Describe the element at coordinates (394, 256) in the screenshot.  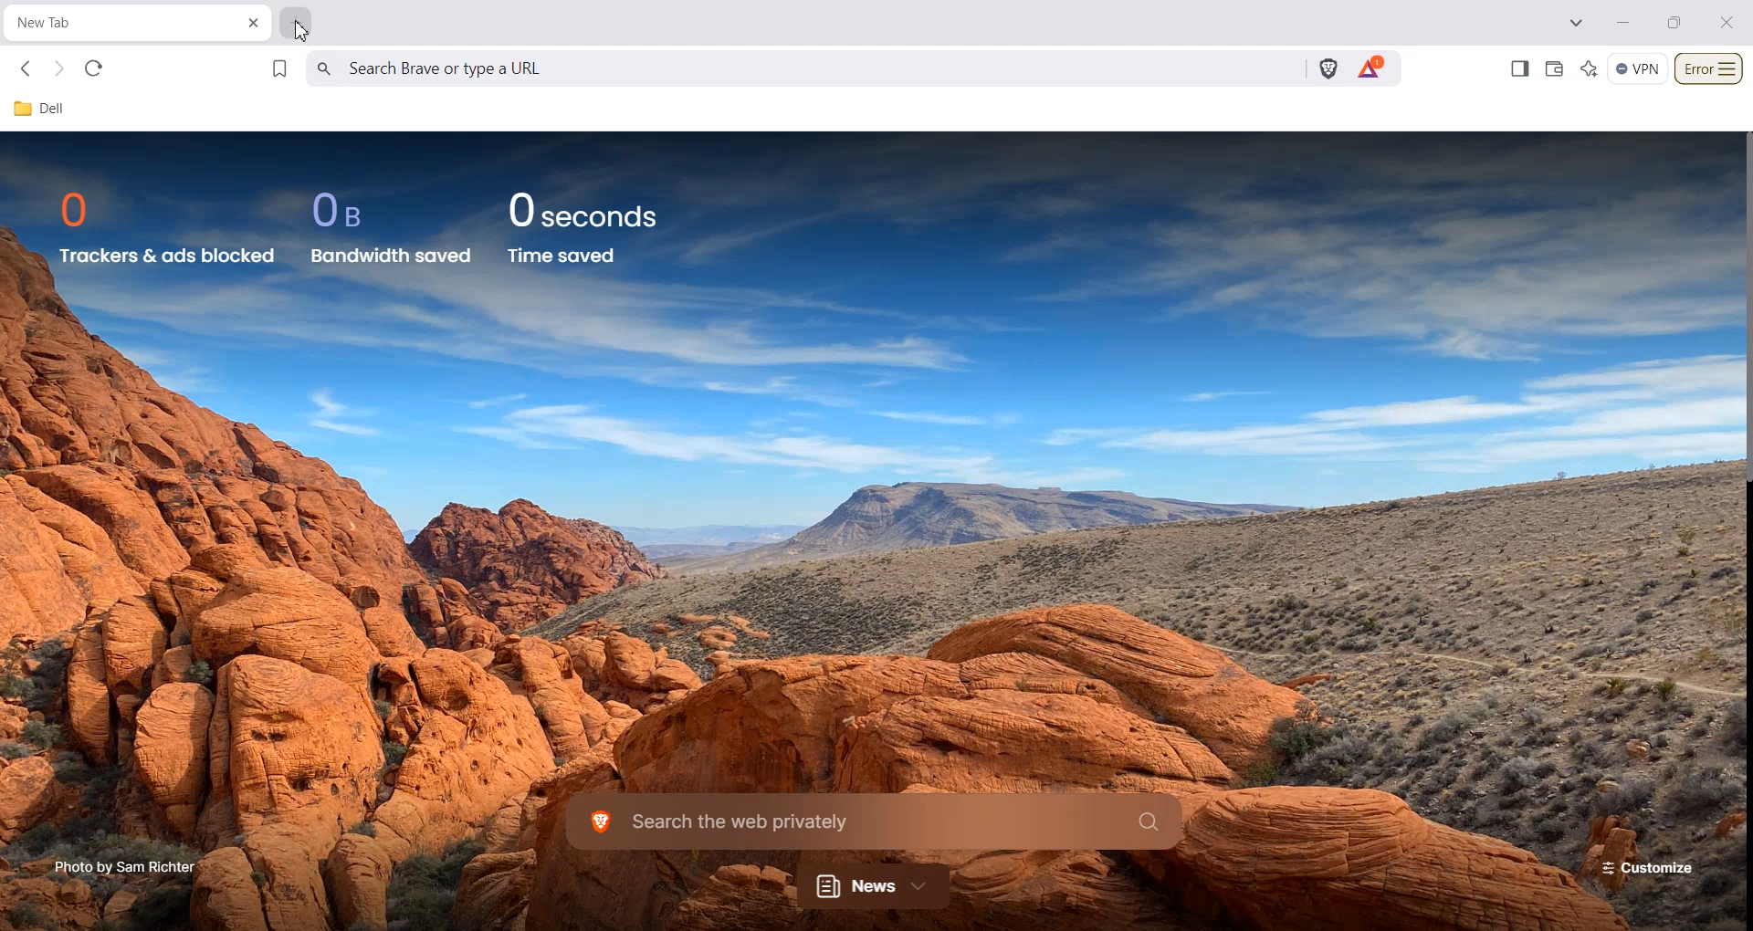
I see `Bandwidth saved` at that location.